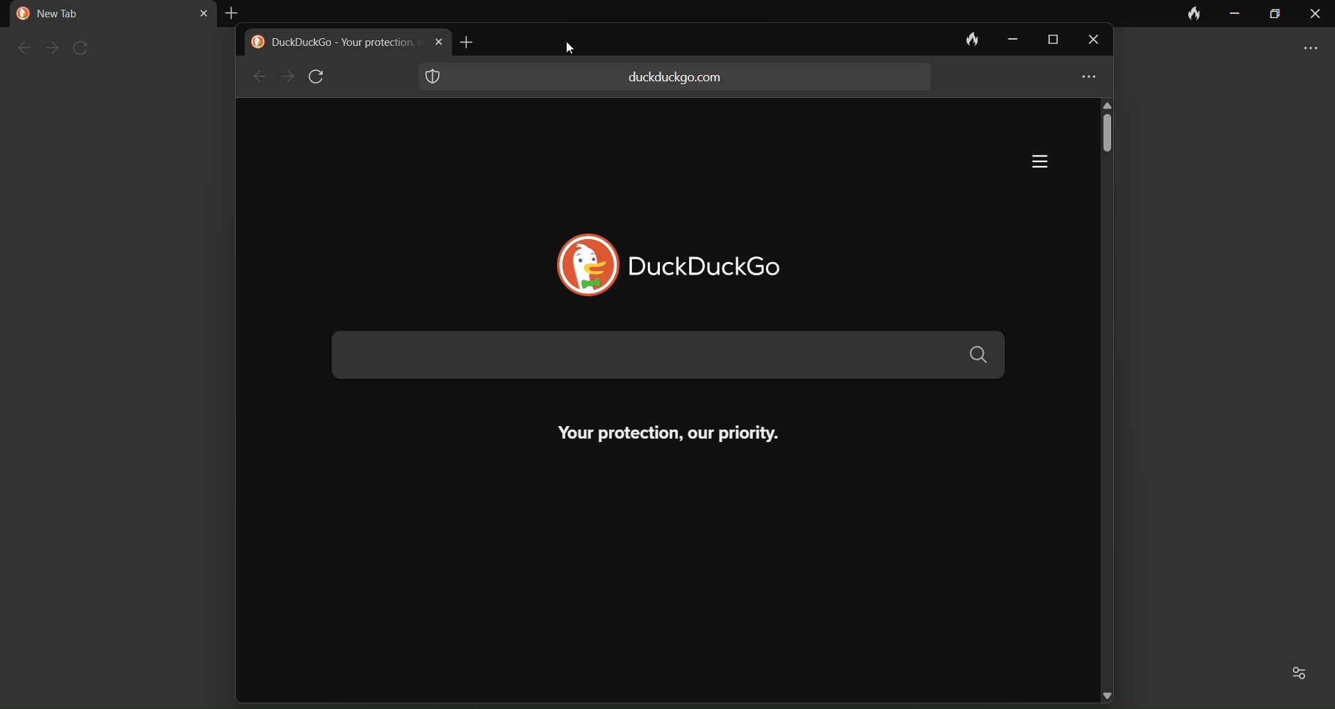  Describe the element at coordinates (257, 77) in the screenshot. I see `back` at that location.